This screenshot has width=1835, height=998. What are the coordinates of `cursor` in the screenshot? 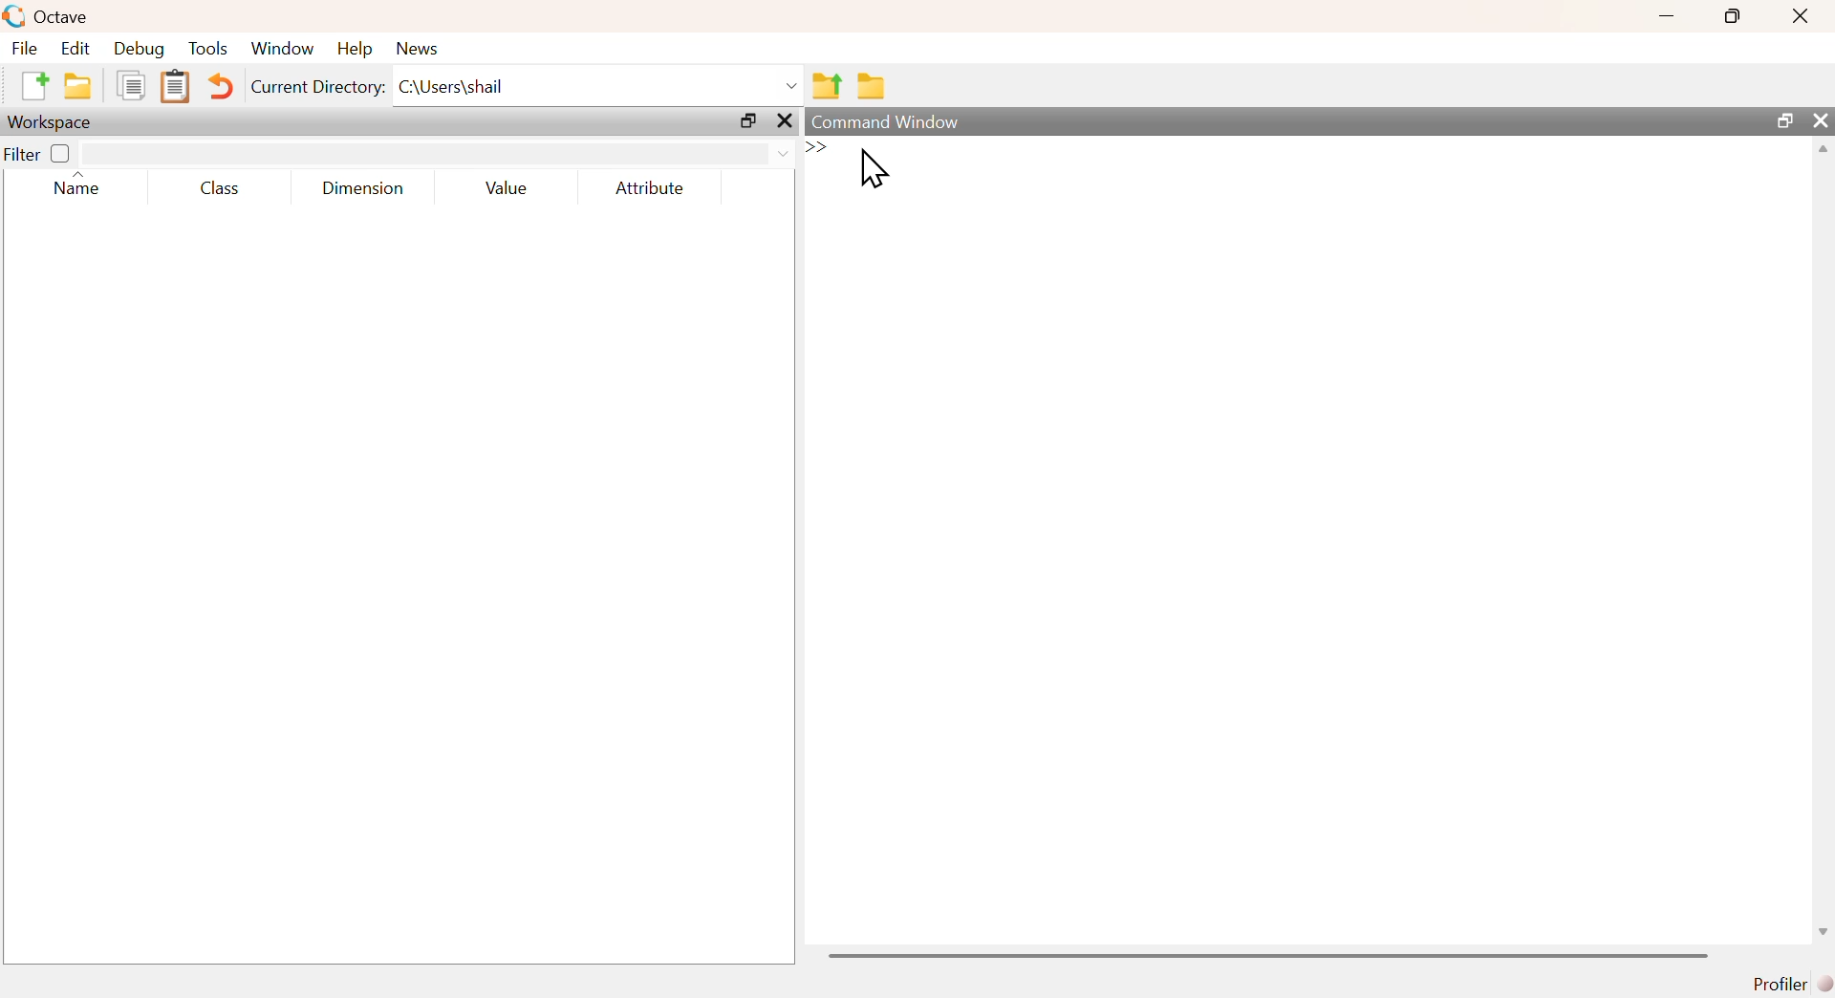 It's located at (874, 172).